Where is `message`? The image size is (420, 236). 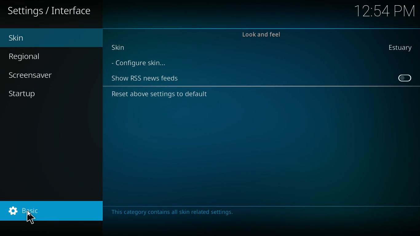 message is located at coordinates (176, 211).